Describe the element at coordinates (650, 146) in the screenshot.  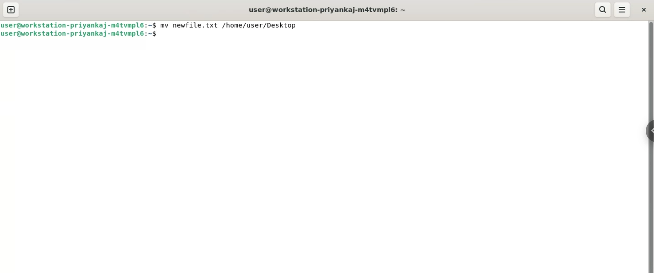
I see `vertical scroll bar` at that location.